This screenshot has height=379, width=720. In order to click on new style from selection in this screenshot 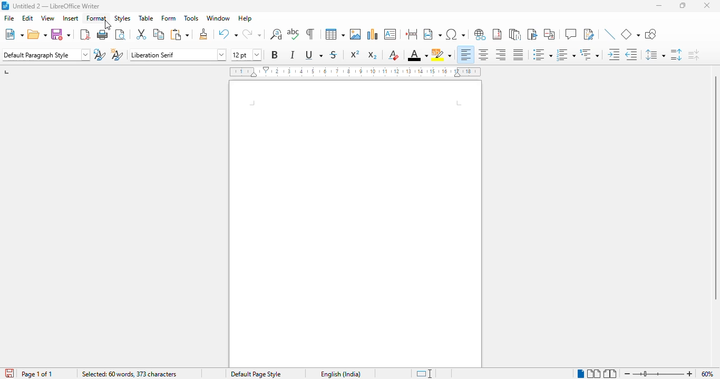, I will do `click(116, 55)`.